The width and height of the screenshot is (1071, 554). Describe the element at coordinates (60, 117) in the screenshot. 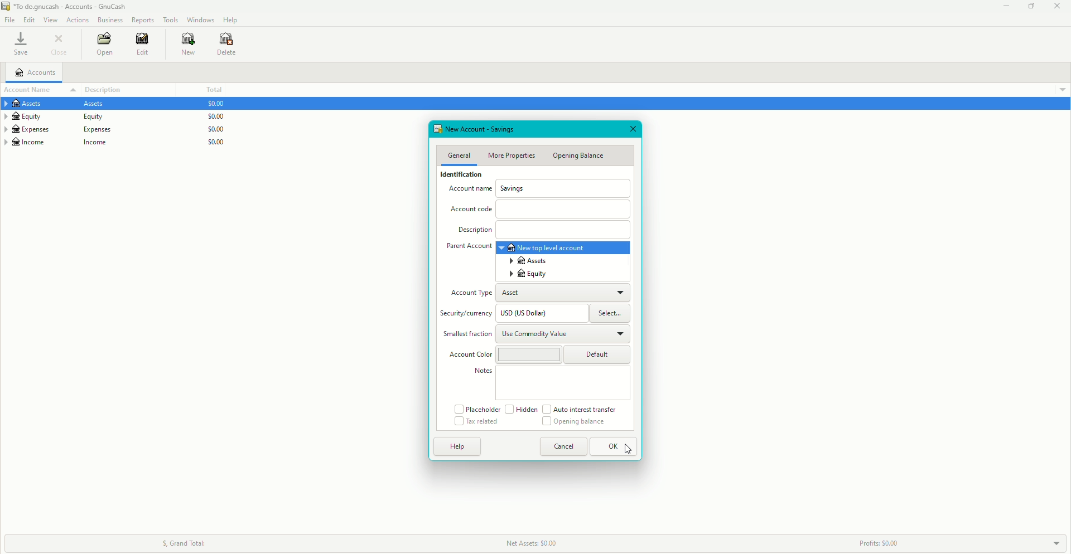

I see `Equity` at that location.